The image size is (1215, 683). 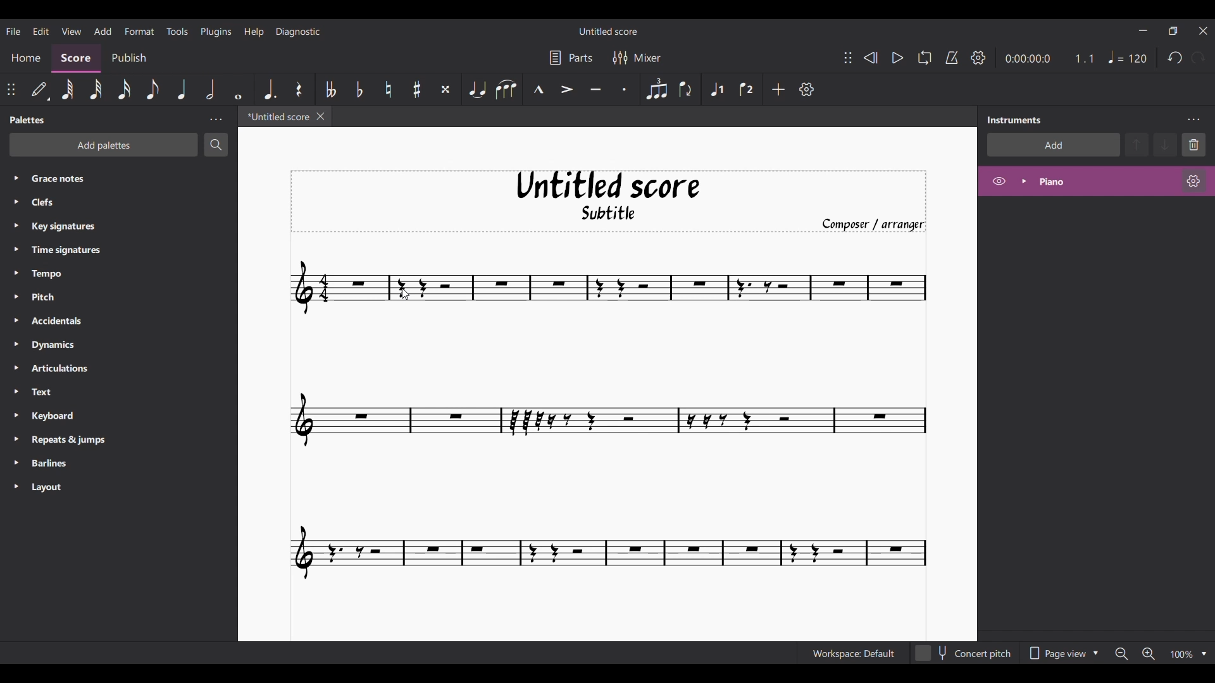 What do you see at coordinates (608, 421) in the screenshot?
I see `Current score` at bounding box center [608, 421].